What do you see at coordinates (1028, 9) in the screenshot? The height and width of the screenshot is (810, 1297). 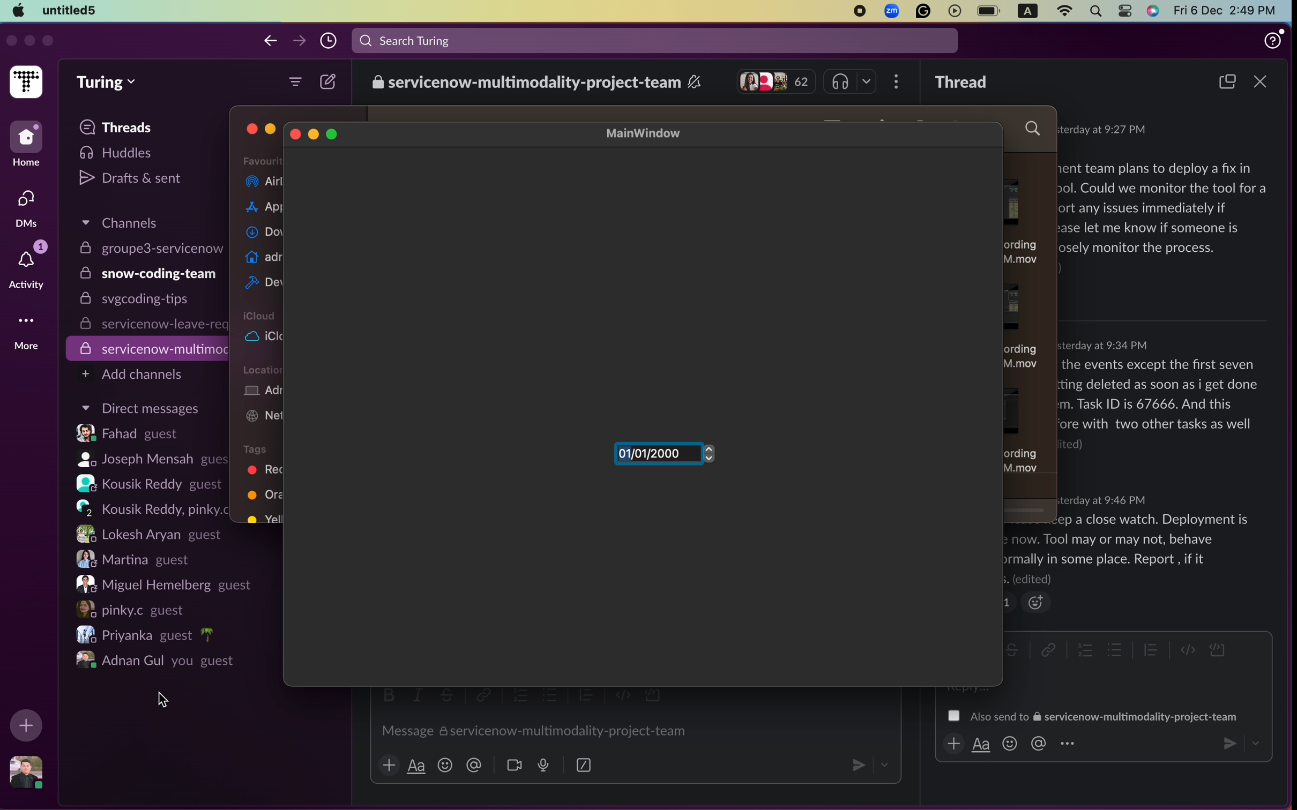 I see `A` at bounding box center [1028, 9].